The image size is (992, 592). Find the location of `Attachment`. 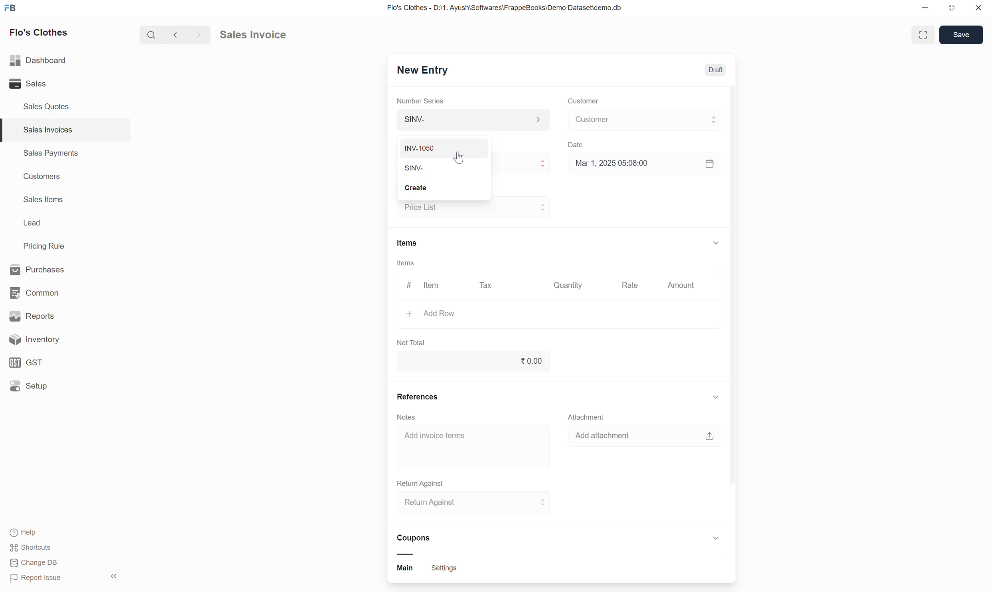

Attachment is located at coordinates (589, 417).